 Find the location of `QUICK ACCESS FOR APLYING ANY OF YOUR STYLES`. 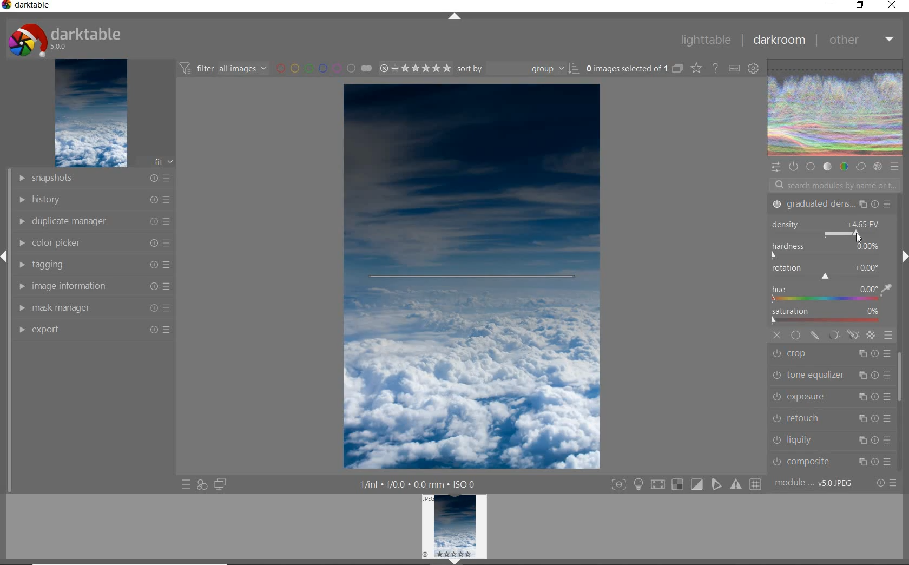

QUICK ACCESS FOR APLYING ANY OF YOUR STYLES is located at coordinates (202, 485).